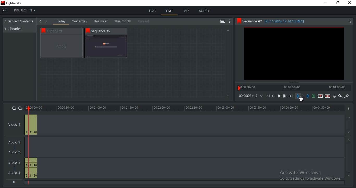  What do you see at coordinates (294, 54) in the screenshot?
I see `sequence 2` at bounding box center [294, 54].